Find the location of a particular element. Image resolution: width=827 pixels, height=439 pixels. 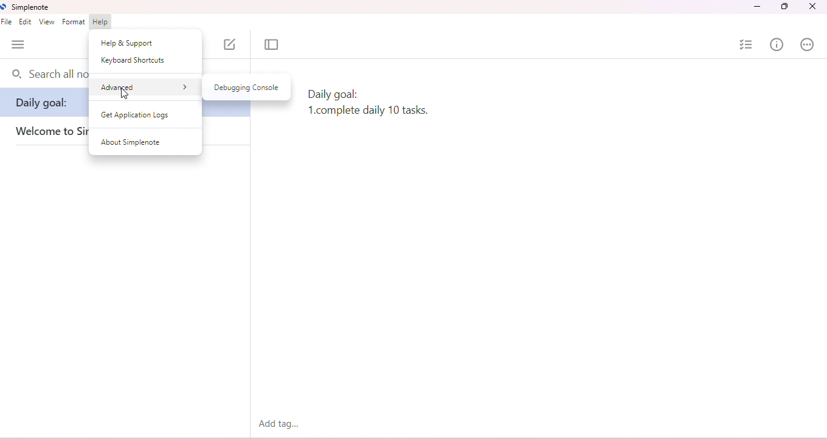

add tag is located at coordinates (281, 424).